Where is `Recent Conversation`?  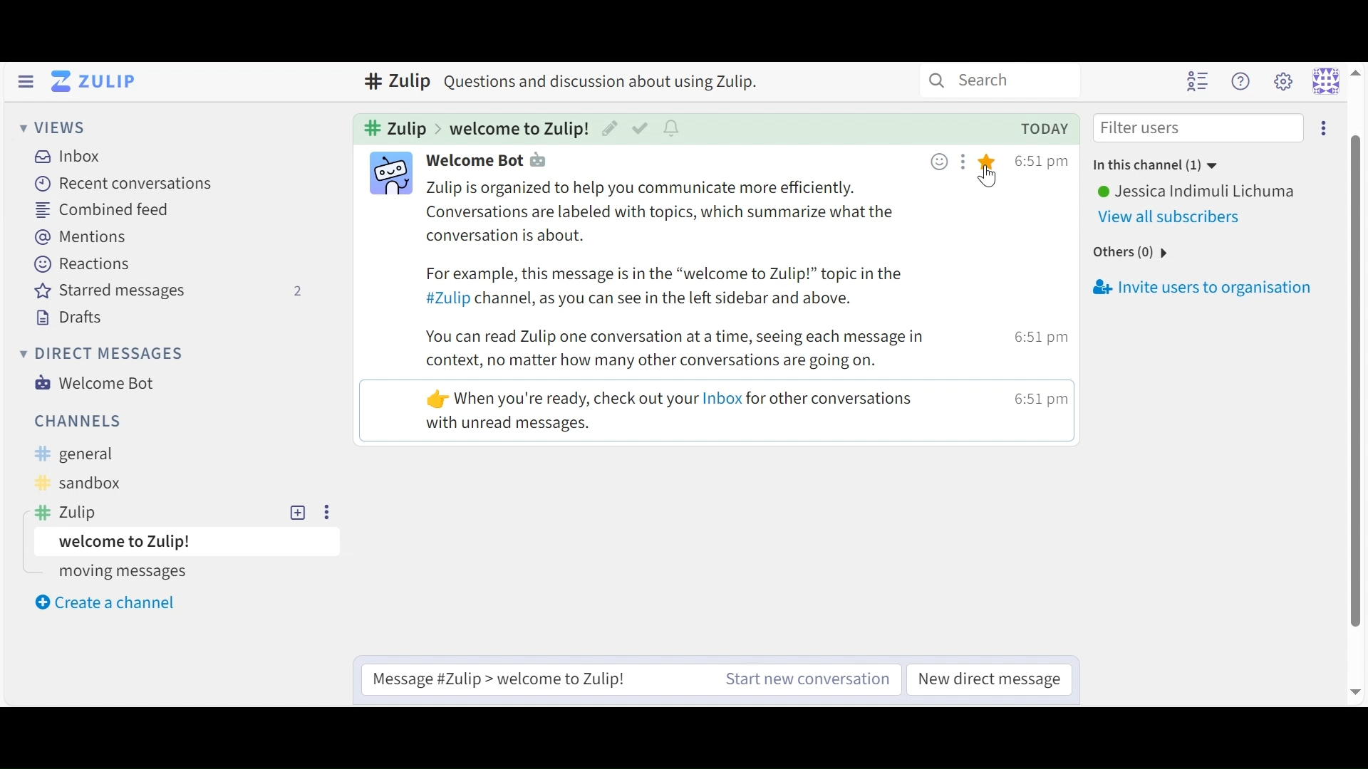 Recent Conversation is located at coordinates (176, 182).